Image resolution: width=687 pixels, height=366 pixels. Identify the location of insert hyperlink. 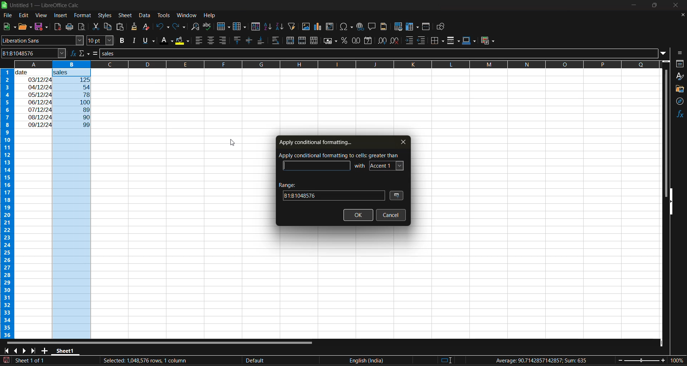
(361, 27).